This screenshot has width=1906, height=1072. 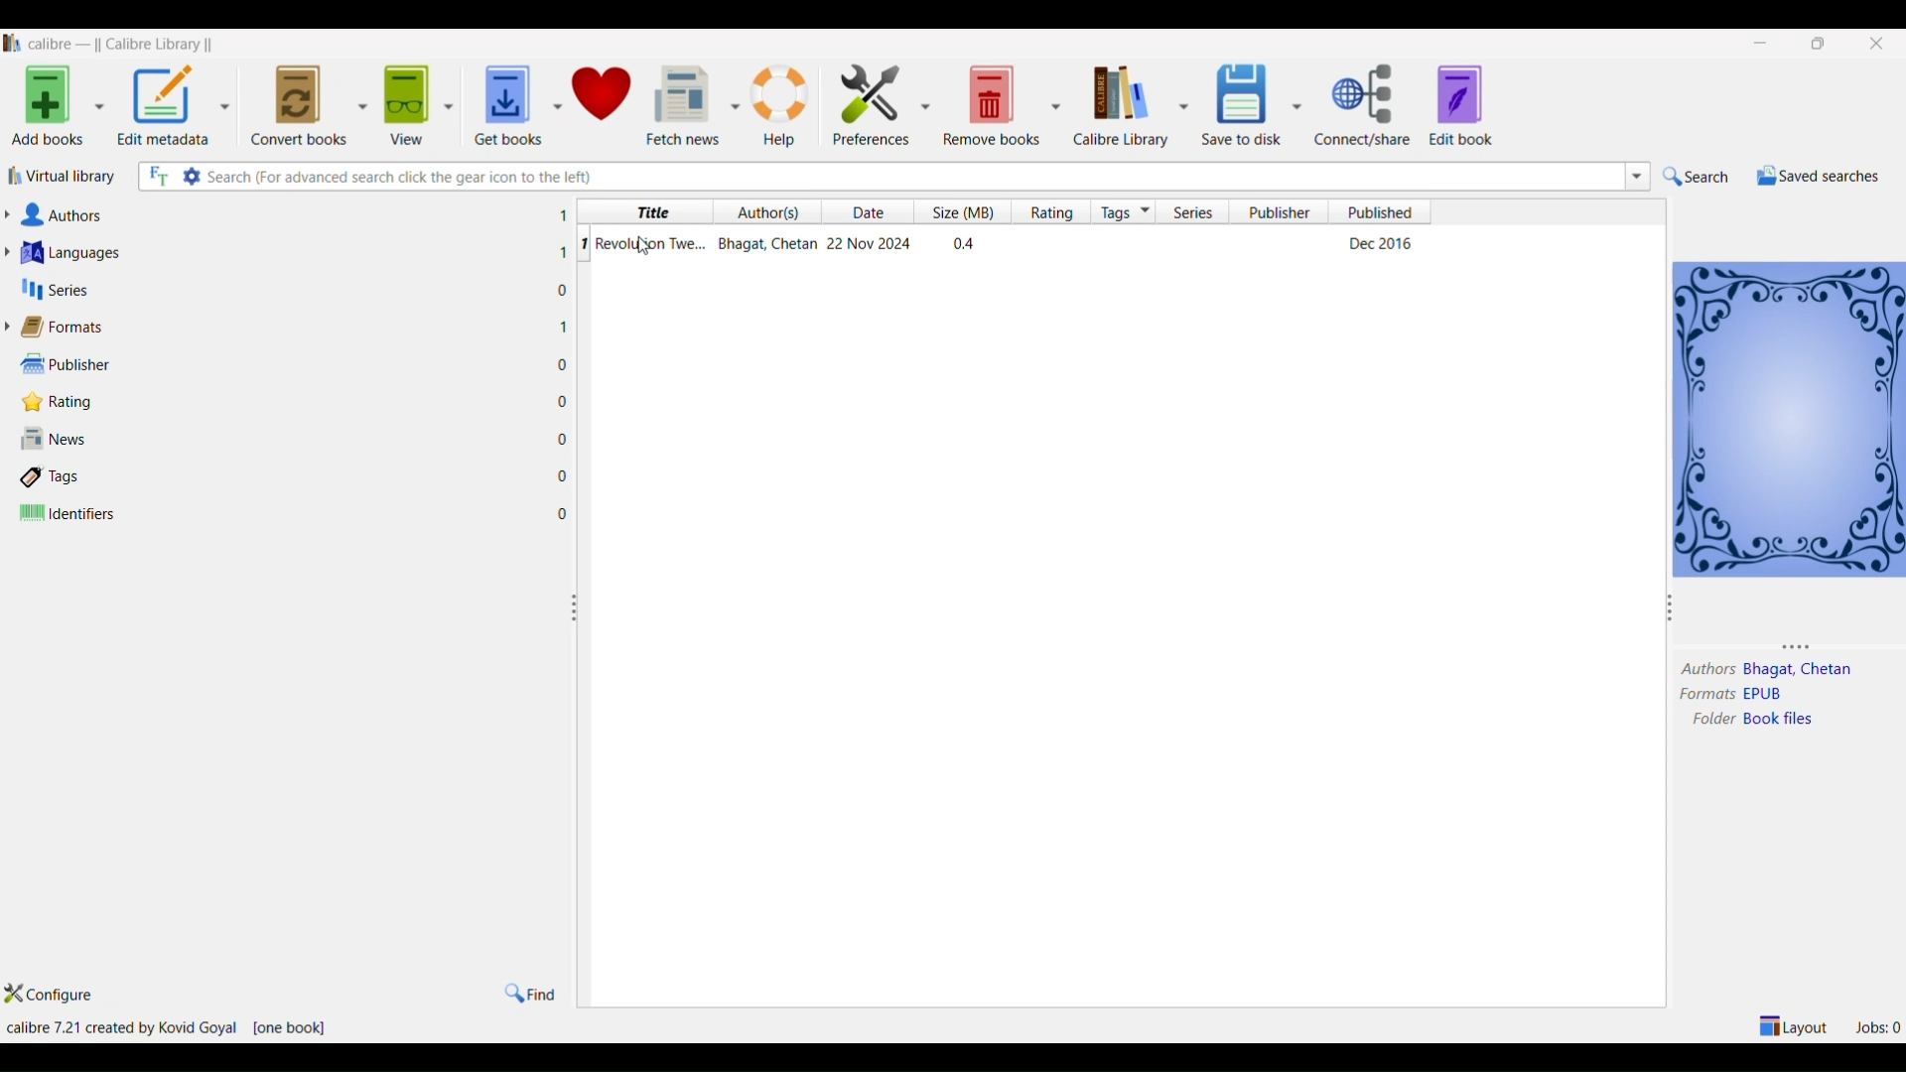 What do you see at coordinates (68, 514) in the screenshot?
I see `identifiers and number of identifiers` at bounding box center [68, 514].